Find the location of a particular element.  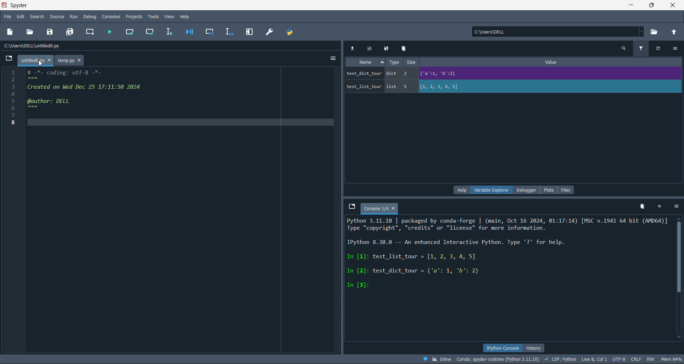

save data is located at coordinates (369, 47).